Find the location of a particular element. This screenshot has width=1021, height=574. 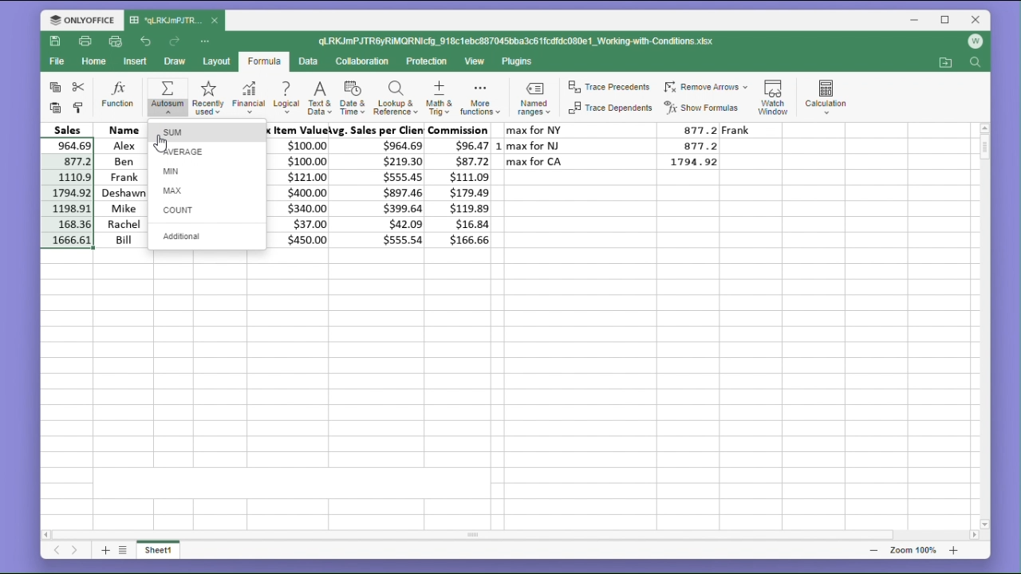

minimize is located at coordinates (917, 22).